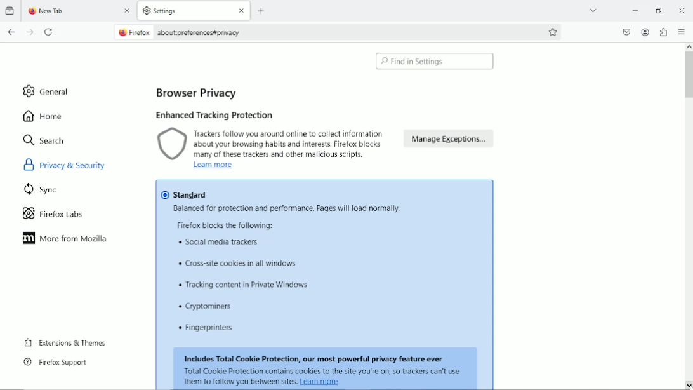 The image size is (693, 390). Describe the element at coordinates (239, 285) in the screenshot. I see `« Tracking content in Private Windows` at that location.